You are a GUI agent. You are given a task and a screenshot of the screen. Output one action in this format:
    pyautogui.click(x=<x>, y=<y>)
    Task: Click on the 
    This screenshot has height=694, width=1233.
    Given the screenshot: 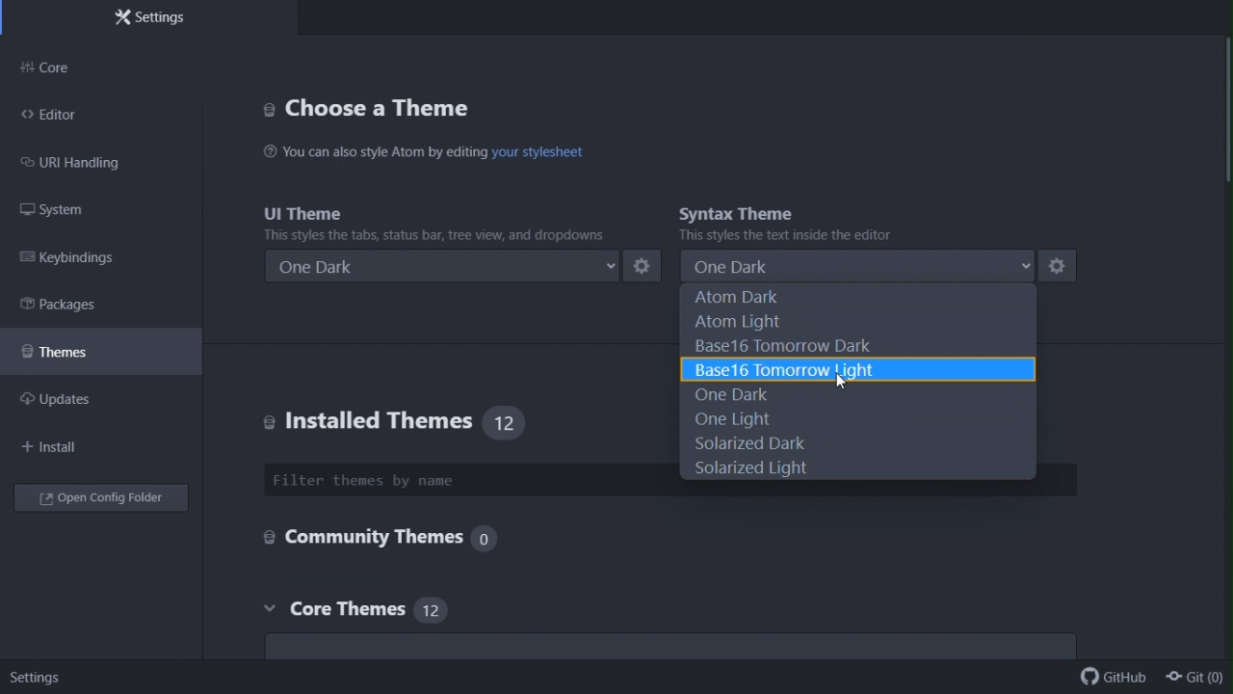 What is the action you would take?
    pyautogui.click(x=59, y=448)
    